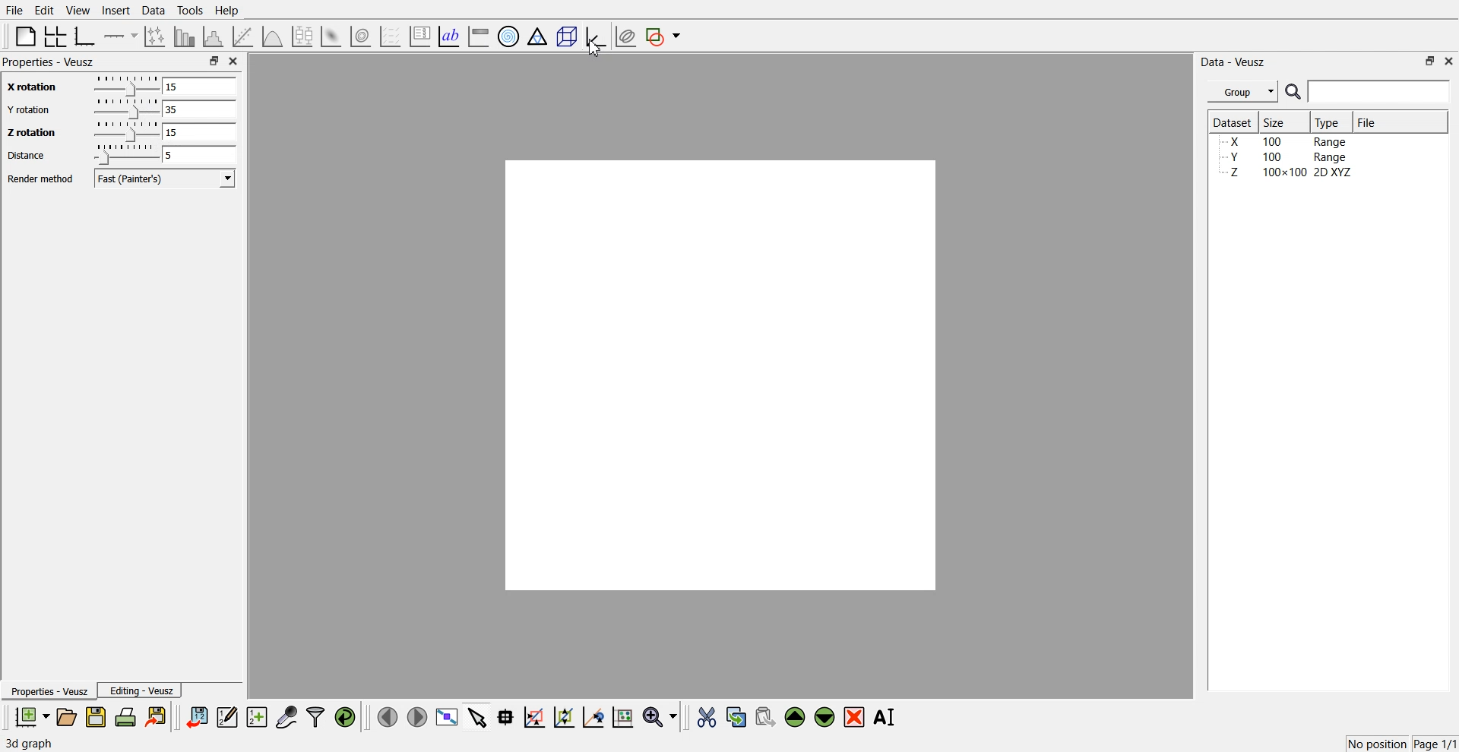 The height and width of the screenshot is (752, 1459). I want to click on 5, so click(199, 155).